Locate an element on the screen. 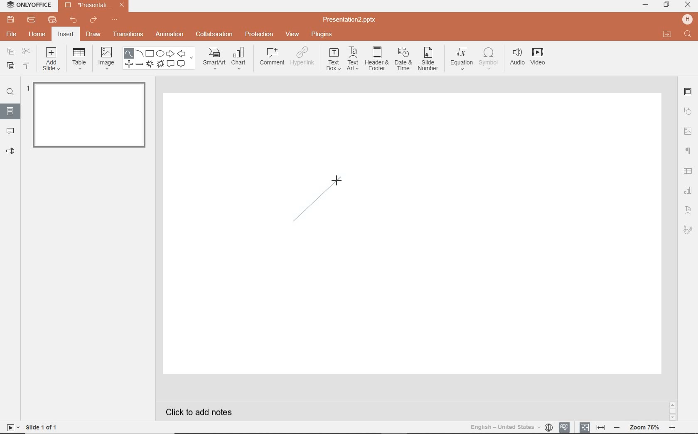 Image resolution: width=698 pixels, height=434 pixels. VIDEO is located at coordinates (542, 58).